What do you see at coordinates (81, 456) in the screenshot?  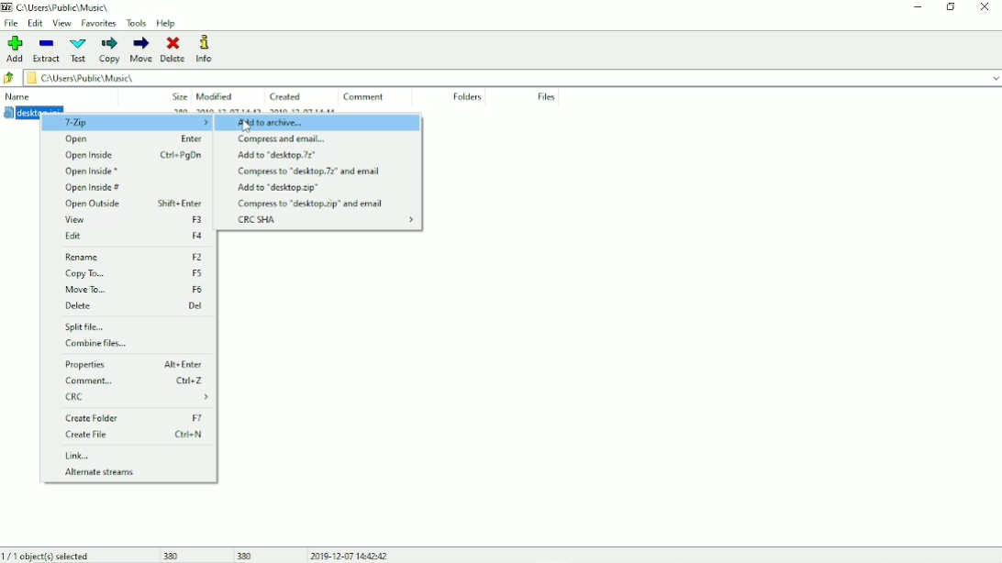 I see `Link` at bounding box center [81, 456].